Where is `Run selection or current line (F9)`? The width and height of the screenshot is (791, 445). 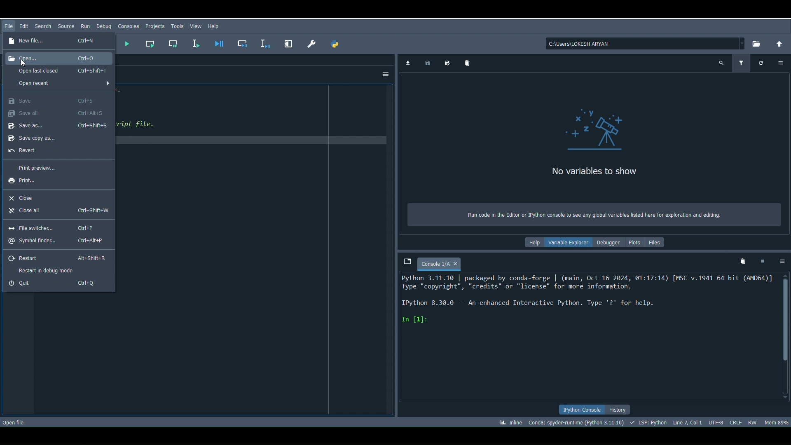
Run selection or current line (F9) is located at coordinates (197, 42).